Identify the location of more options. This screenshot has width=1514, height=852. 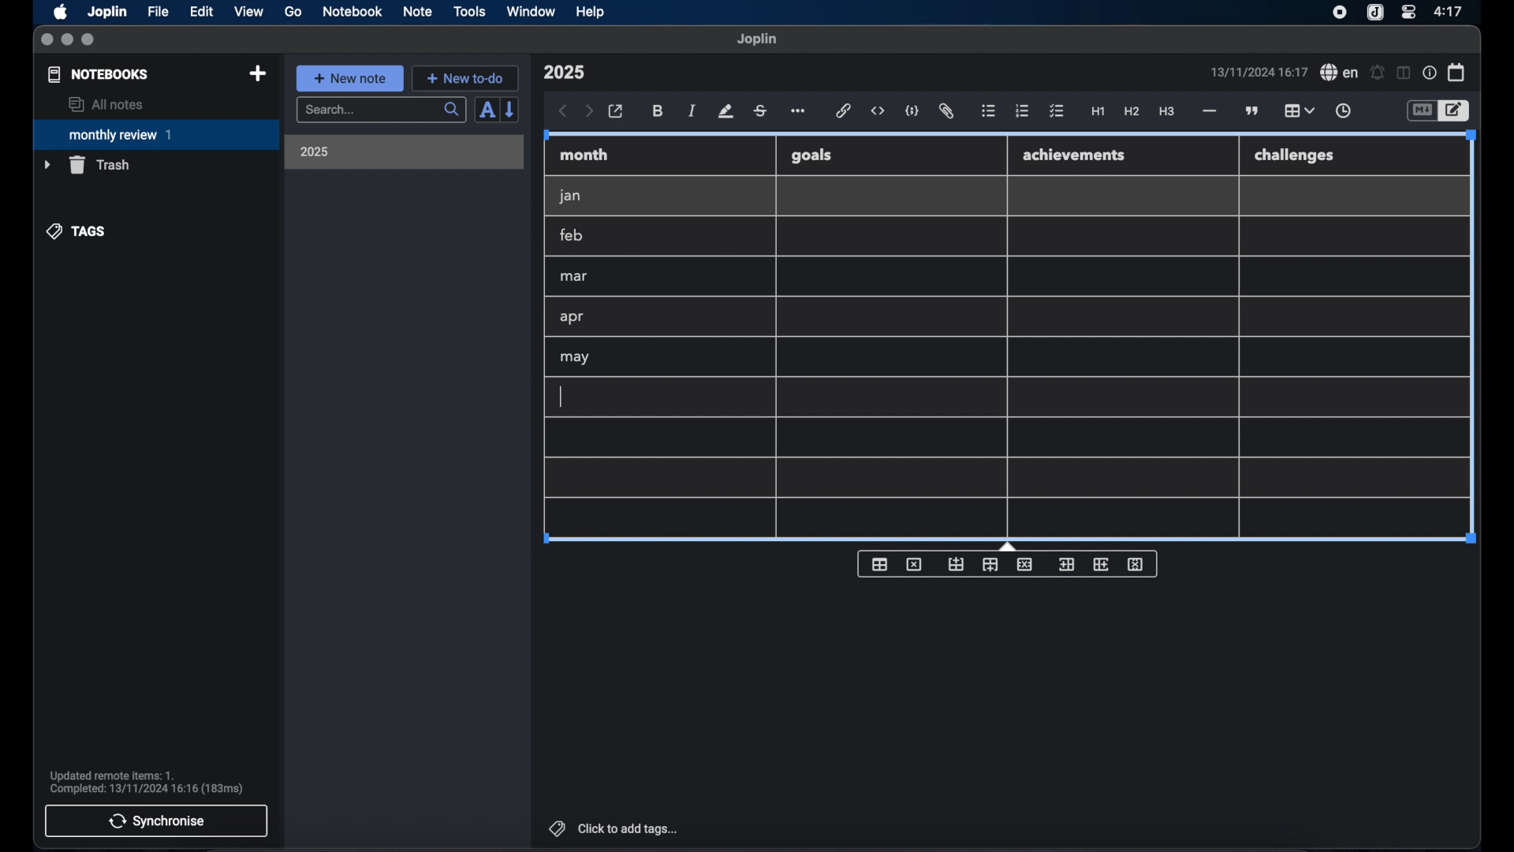
(800, 112).